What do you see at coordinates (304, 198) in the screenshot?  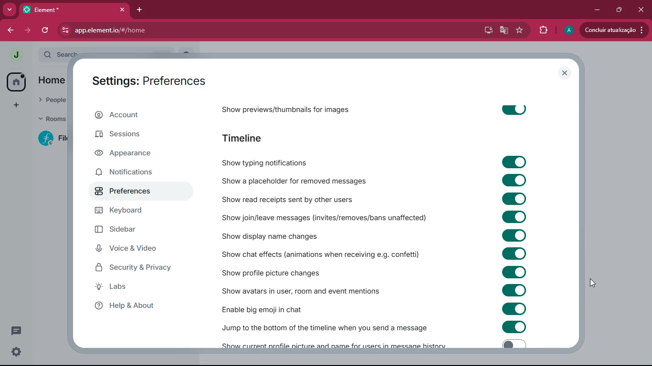 I see `show read receipts sent by other users` at bounding box center [304, 198].